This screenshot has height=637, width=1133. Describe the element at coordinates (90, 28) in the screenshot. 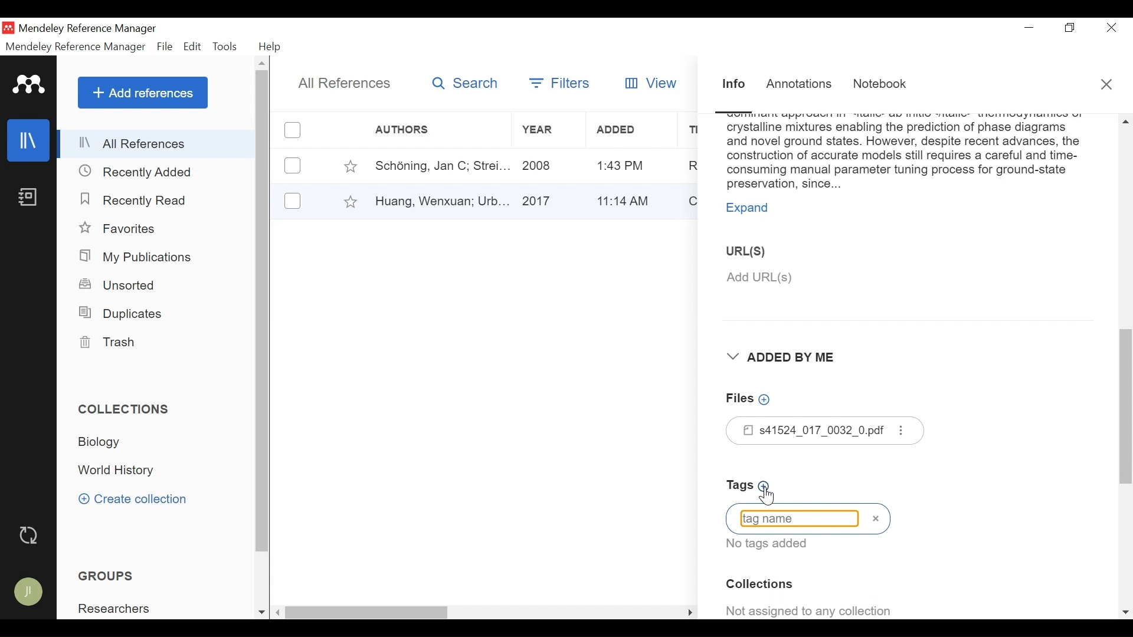

I see `Mendeley Reference Manager` at that location.